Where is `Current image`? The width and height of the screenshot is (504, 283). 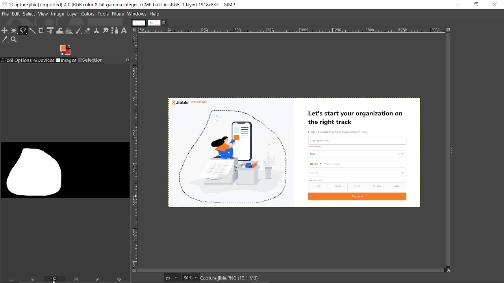 Current image is located at coordinates (358, 154).